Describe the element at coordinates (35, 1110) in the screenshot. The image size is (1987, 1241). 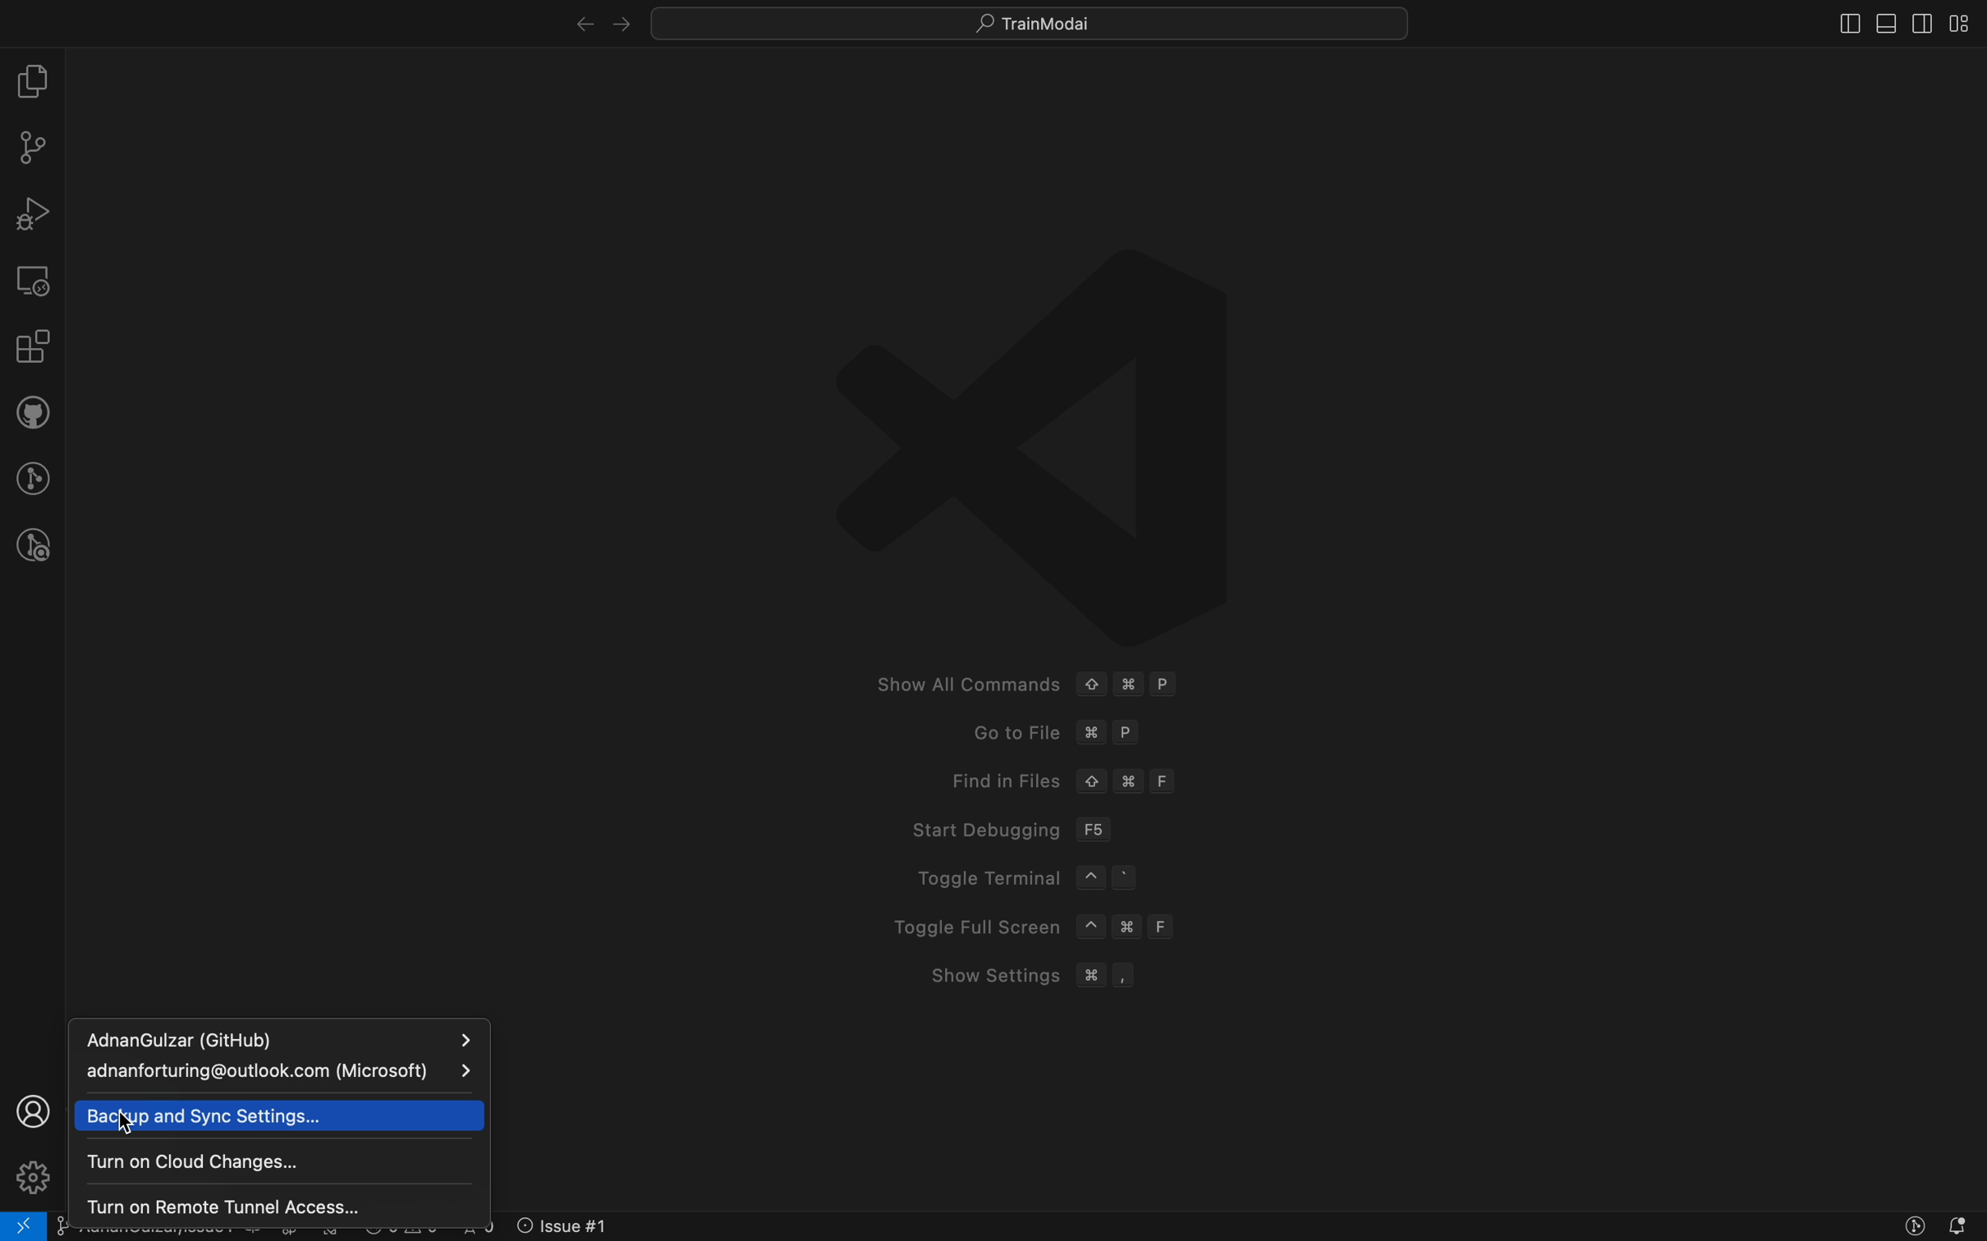
I see `profile` at that location.